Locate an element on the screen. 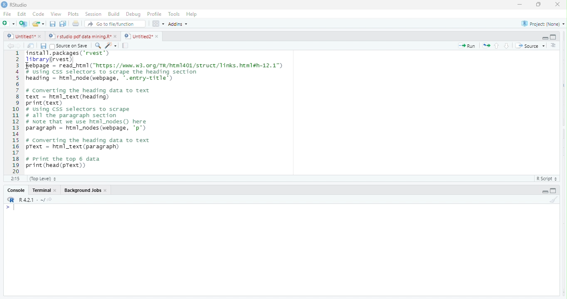  show document outline is located at coordinates (554, 45).